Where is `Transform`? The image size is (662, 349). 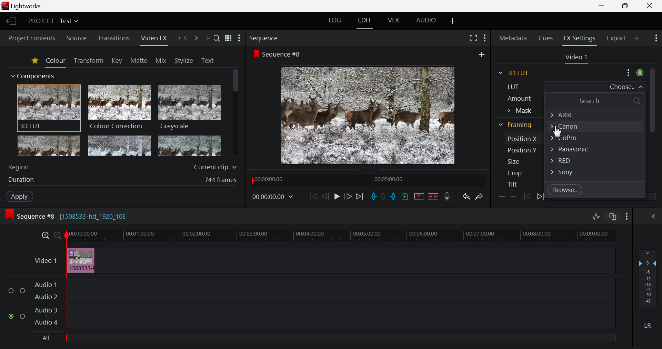 Transform is located at coordinates (88, 61).